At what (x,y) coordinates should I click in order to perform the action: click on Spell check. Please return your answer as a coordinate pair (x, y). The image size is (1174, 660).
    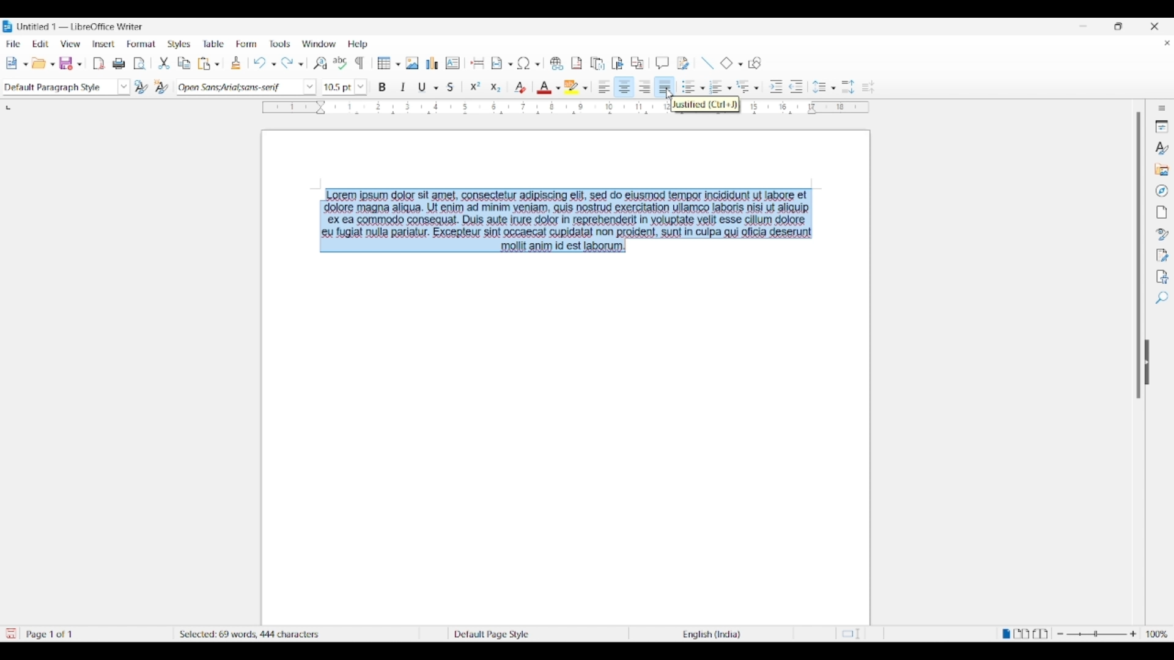
    Looking at the image, I should click on (341, 63).